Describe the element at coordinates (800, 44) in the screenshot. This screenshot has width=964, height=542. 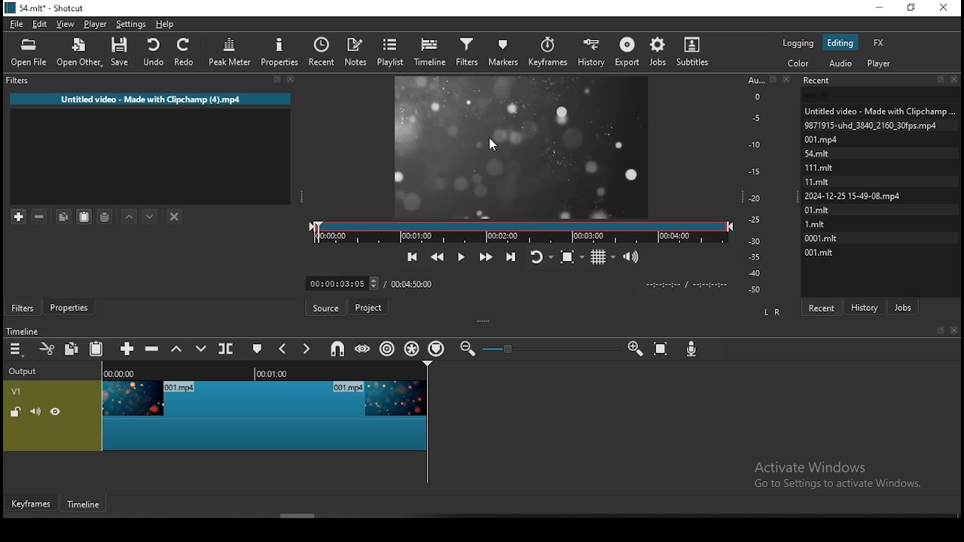
I see `logging` at that location.